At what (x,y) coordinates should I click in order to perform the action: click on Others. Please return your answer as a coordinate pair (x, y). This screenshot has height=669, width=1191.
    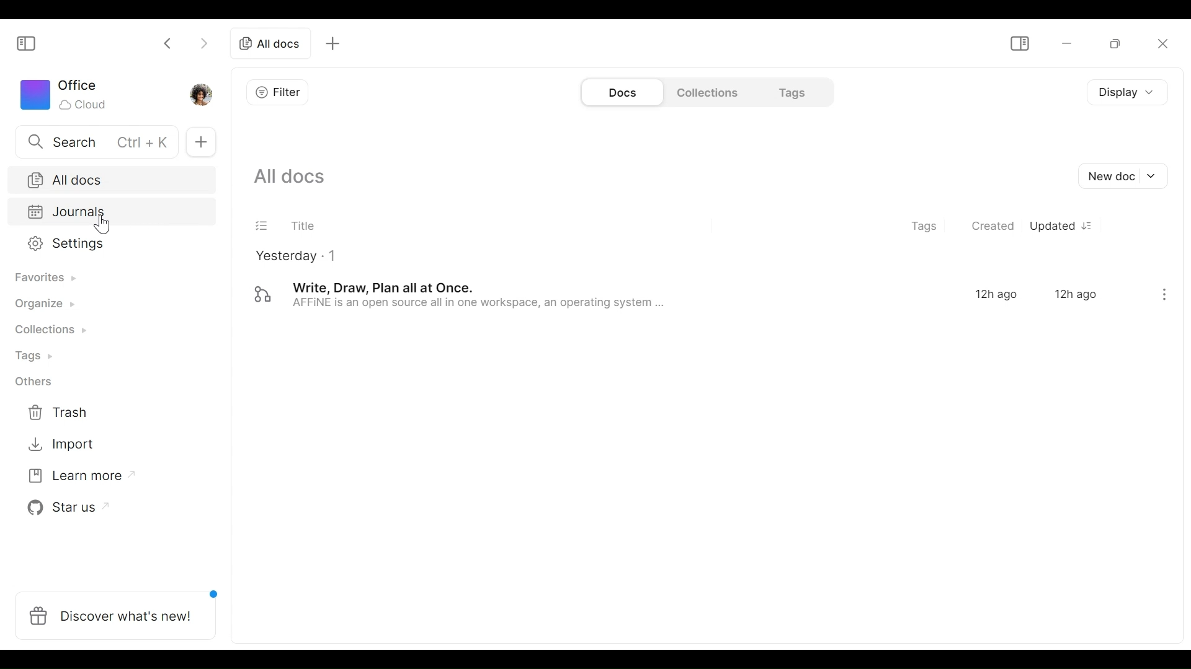
    Looking at the image, I should click on (34, 382).